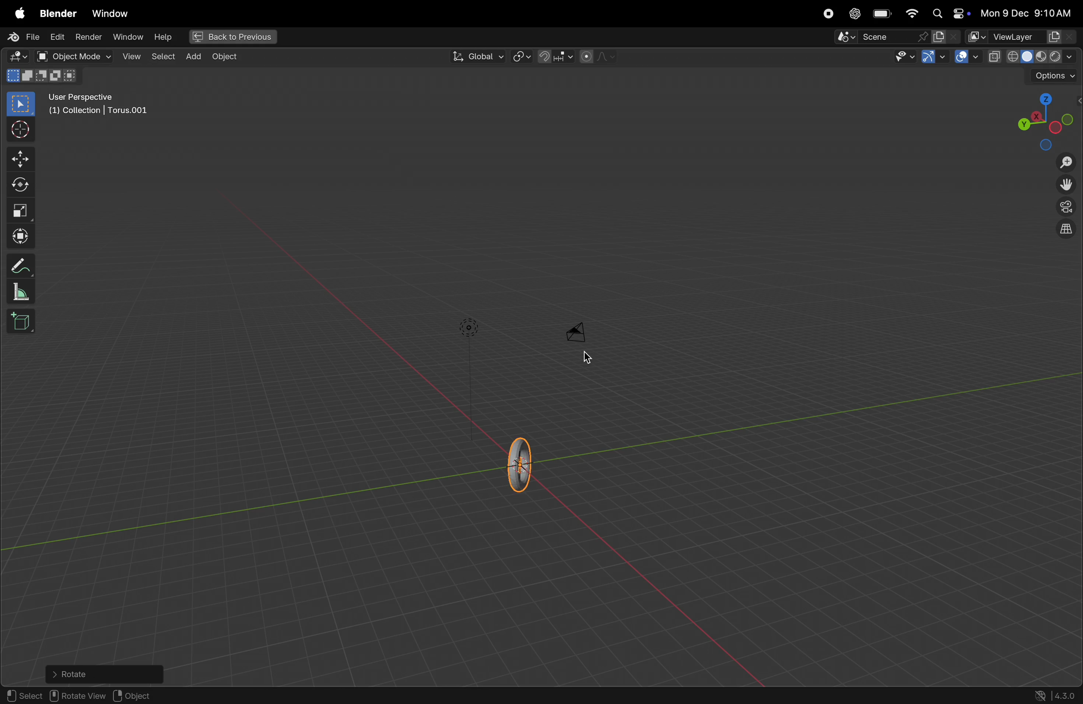  I want to click on move , so click(22, 158).